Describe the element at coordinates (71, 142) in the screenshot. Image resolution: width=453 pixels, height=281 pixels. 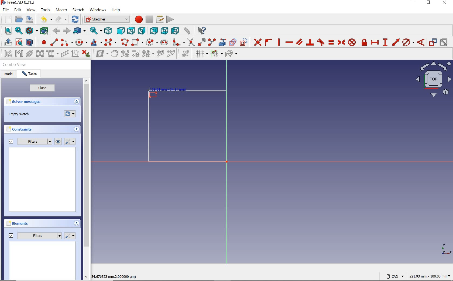
I see `settings` at that location.